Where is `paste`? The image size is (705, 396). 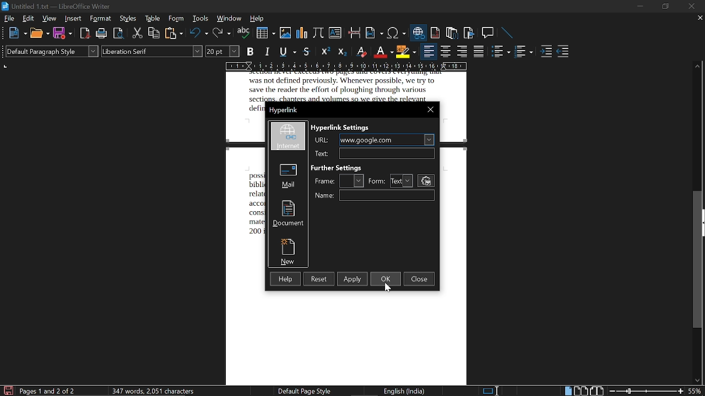 paste is located at coordinates (173, 34).